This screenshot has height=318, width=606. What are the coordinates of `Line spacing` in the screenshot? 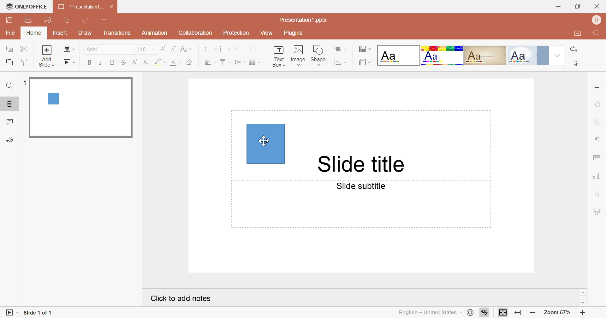 It's located at (240, 63).